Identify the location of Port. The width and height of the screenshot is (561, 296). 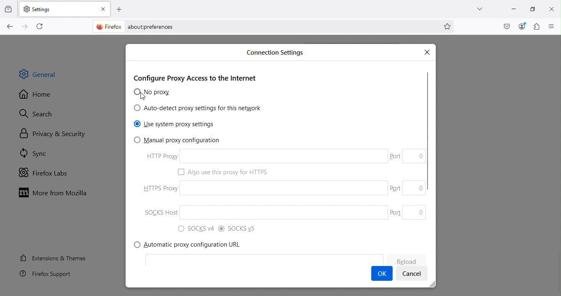
(414, 156).